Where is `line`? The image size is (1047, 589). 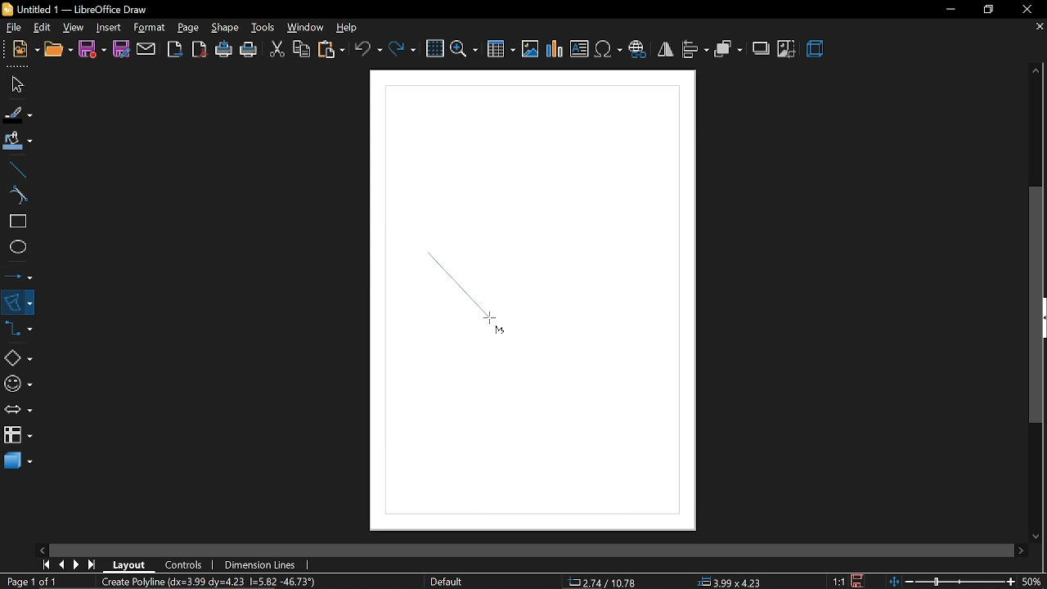
line is located at coordinates (16, 169).